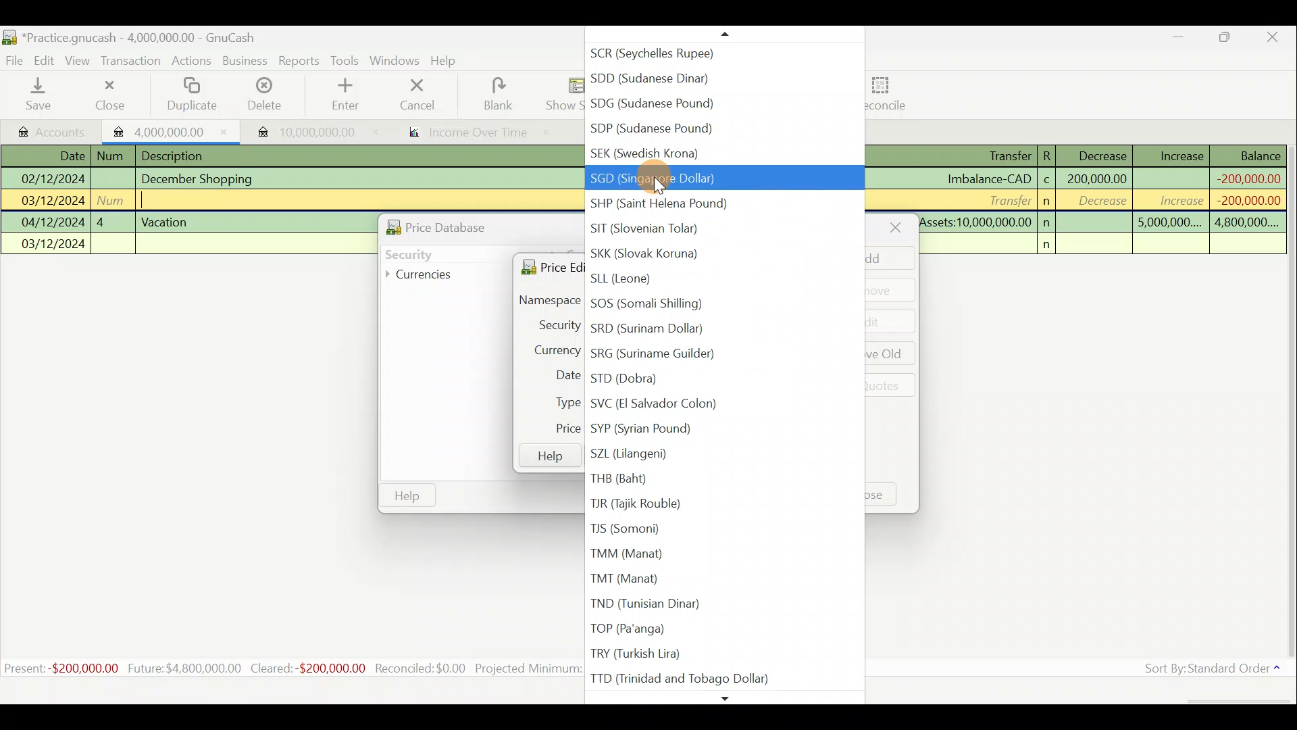 Image resolution: width=1297 pixels, height=730 pixels. What do you see at coordinates (246, 61) in the screenshot?
I see `Business` at bounding box center [246, 61].